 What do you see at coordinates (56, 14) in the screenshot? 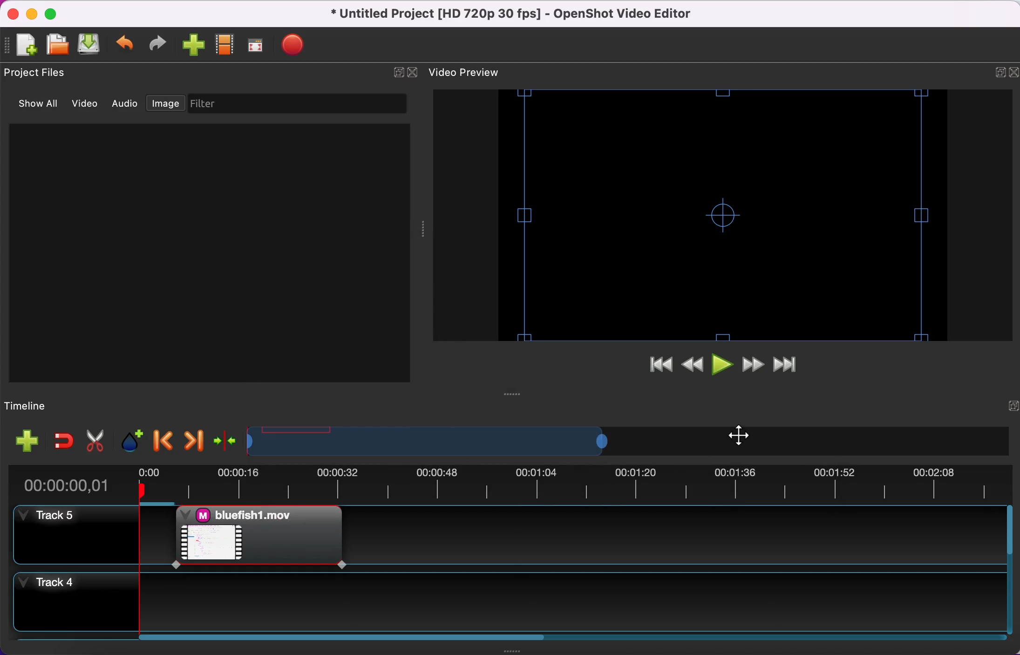
I see `maximize` at bounding box center [56, 14].